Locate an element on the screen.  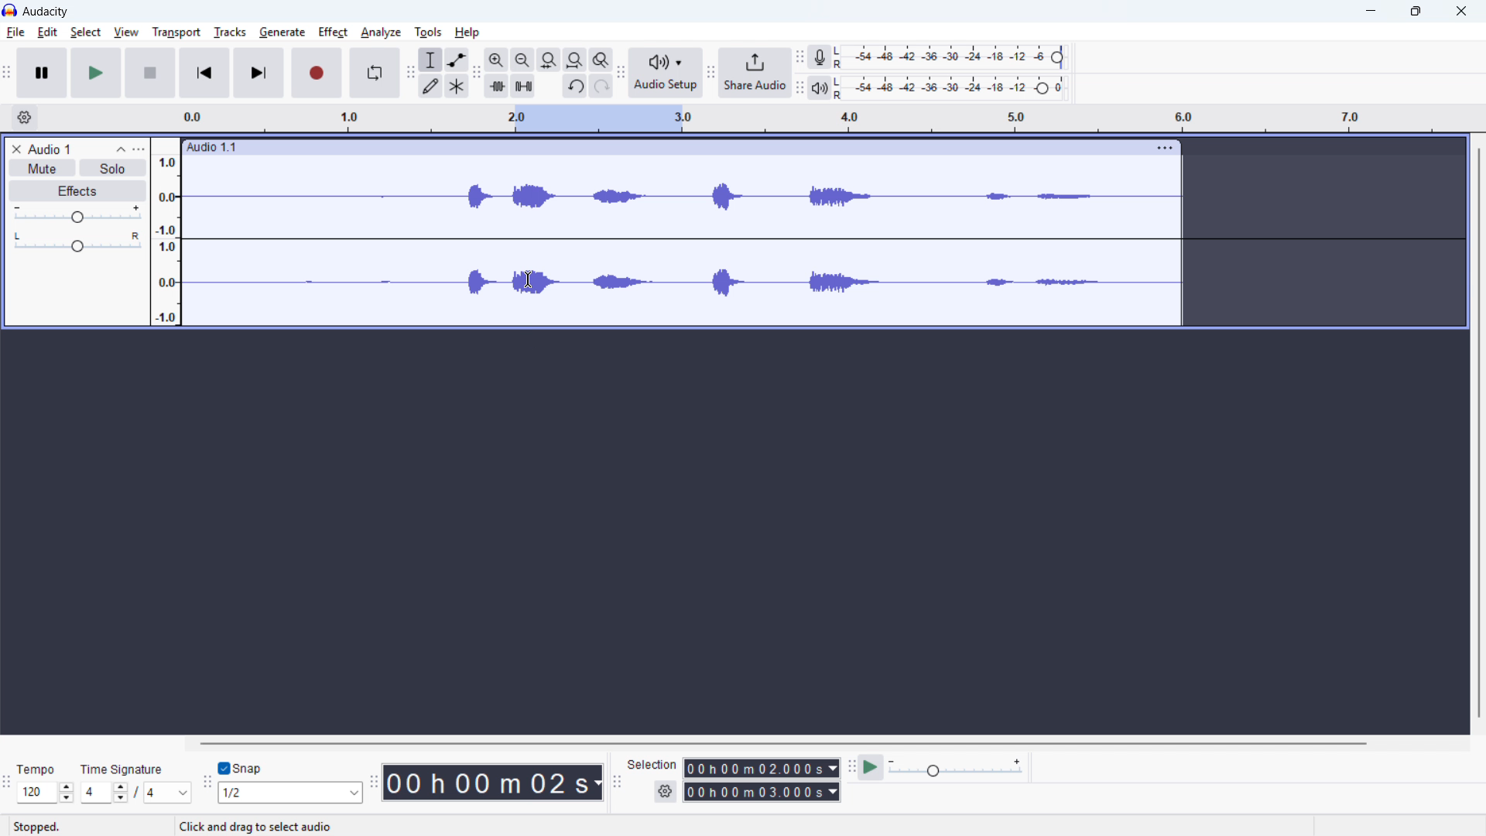
Time signature is located at coordinates (122, 767).